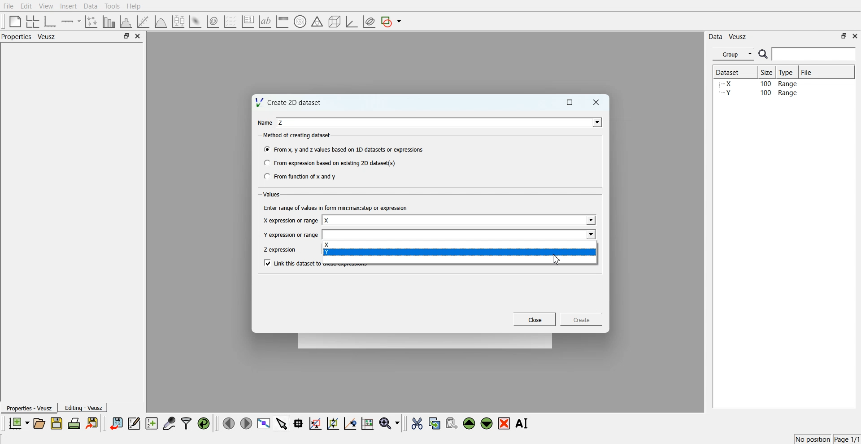 Image resolution: width=861 pixels, height=444 pixels. Describe the element at coordinates (327, 221) in the screenshot. I see `X` at that location.